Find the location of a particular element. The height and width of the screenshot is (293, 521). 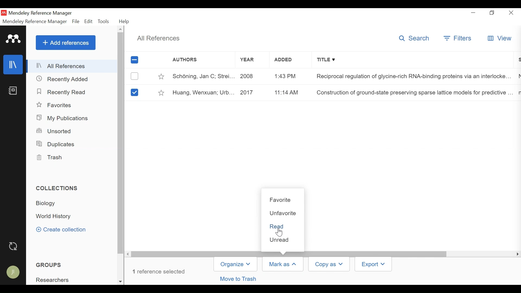

Added is located at coordinates (285, 61).